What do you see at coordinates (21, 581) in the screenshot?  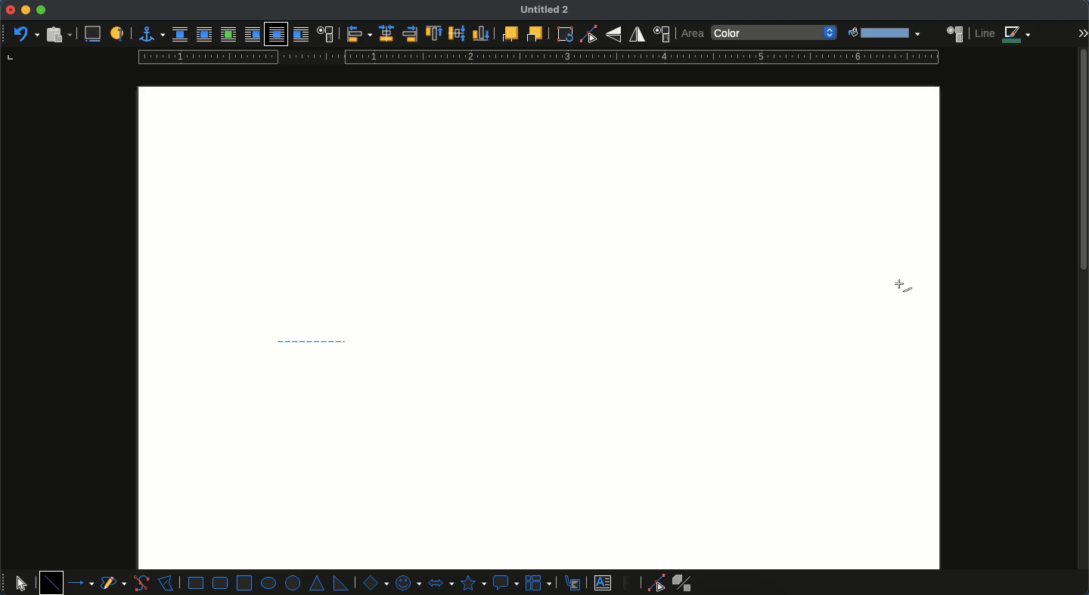 I see `select` at bounding box center [21, 581].